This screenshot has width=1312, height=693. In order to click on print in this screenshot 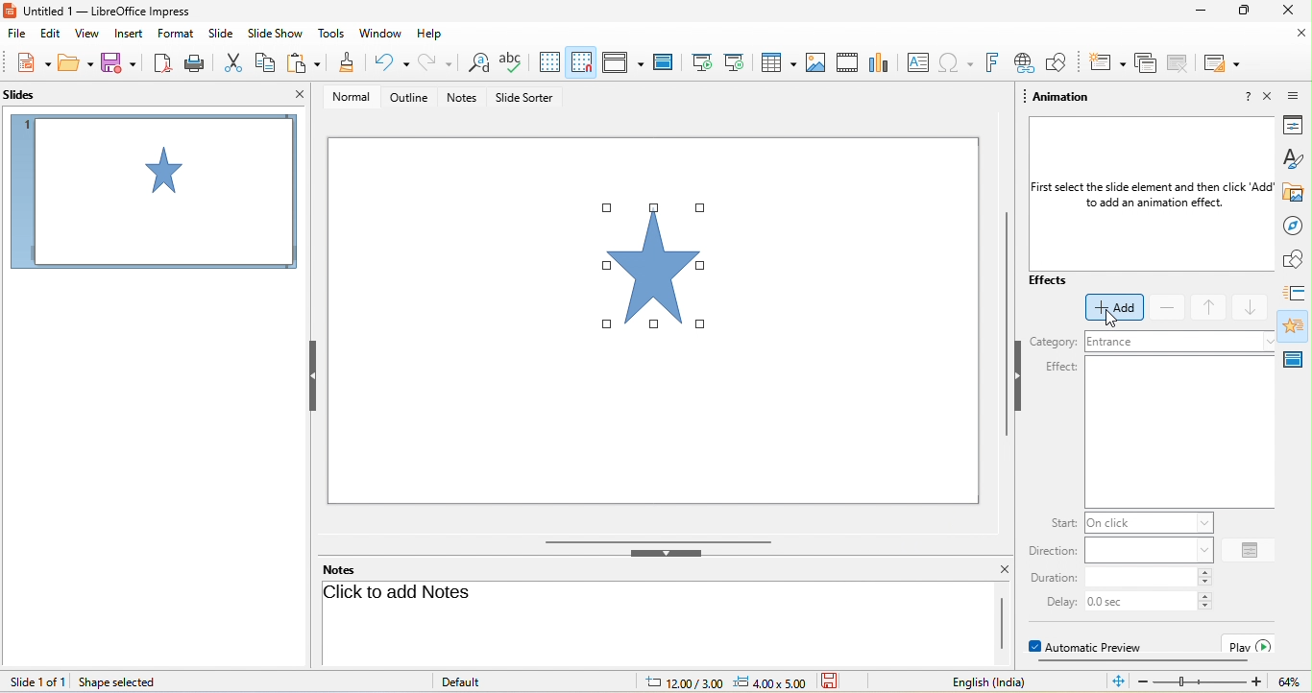, I will do `click(199, 62)`.